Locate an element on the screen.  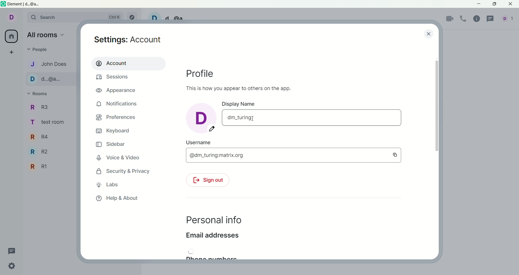
search is located at coordinates (78, 18).